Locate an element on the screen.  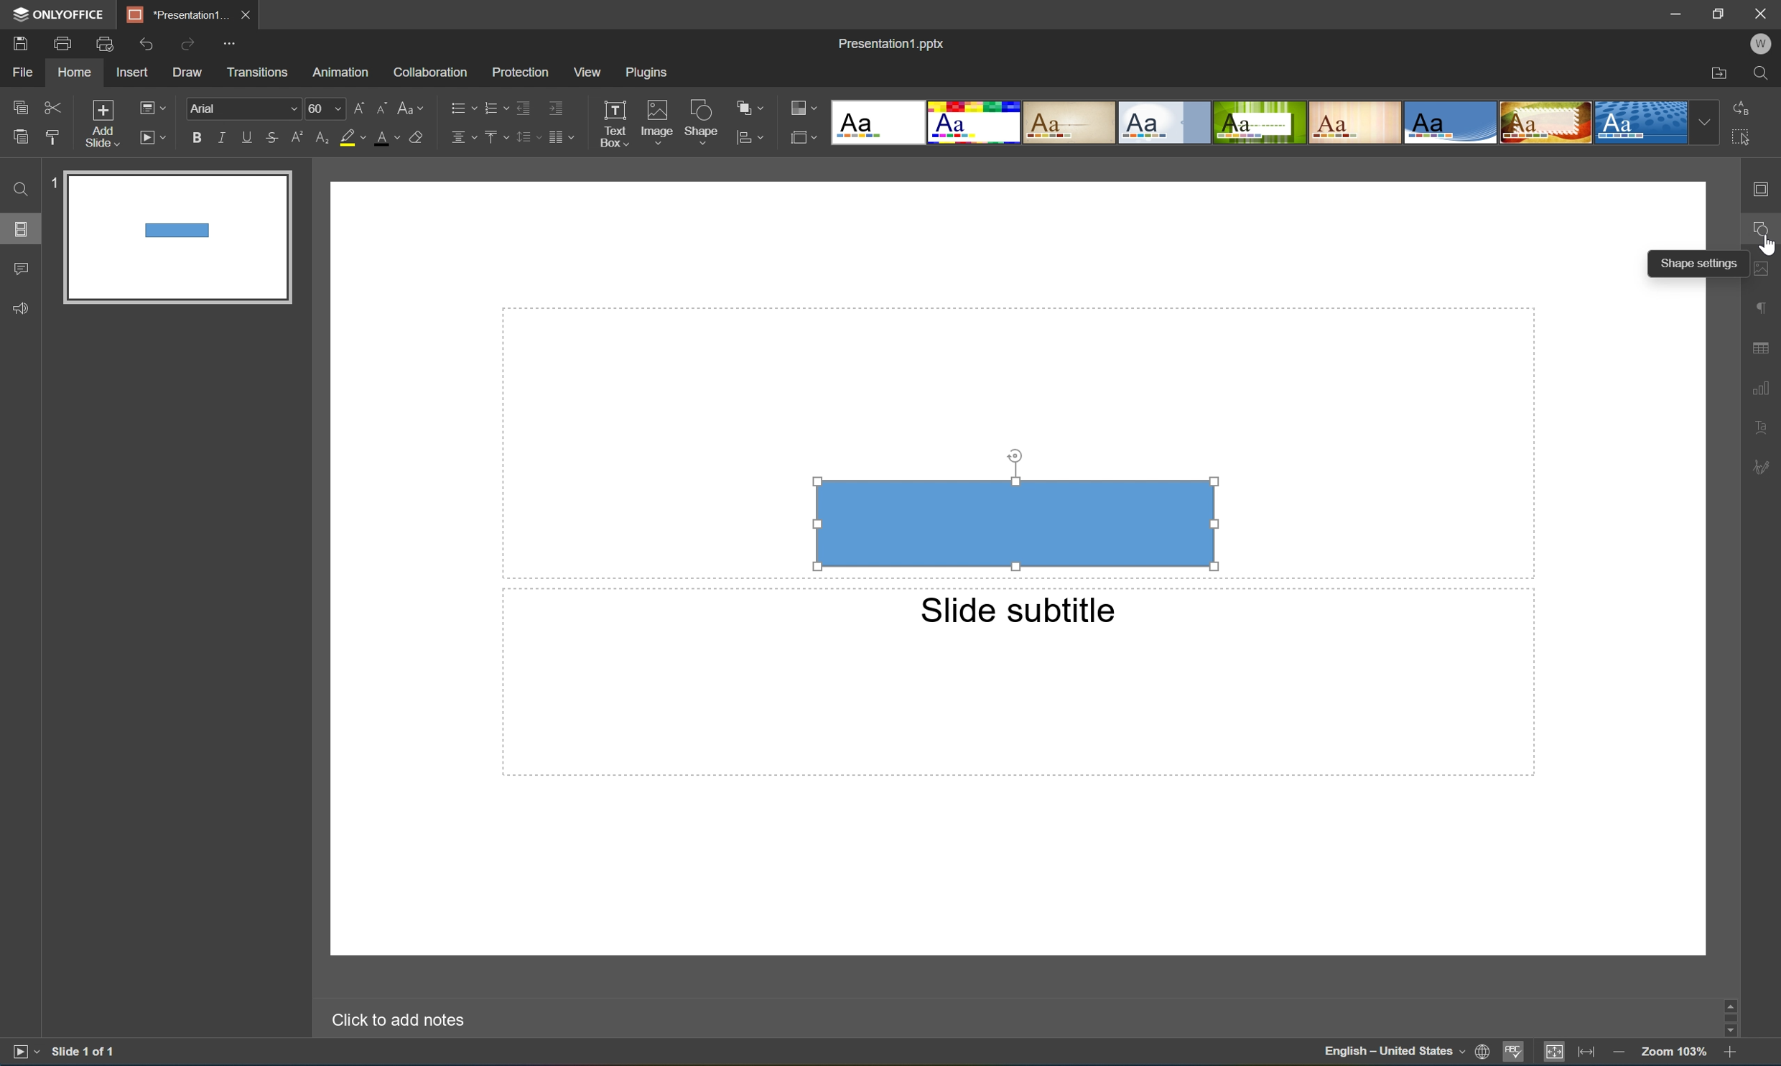
Undo is located at coordinates (147, 43).